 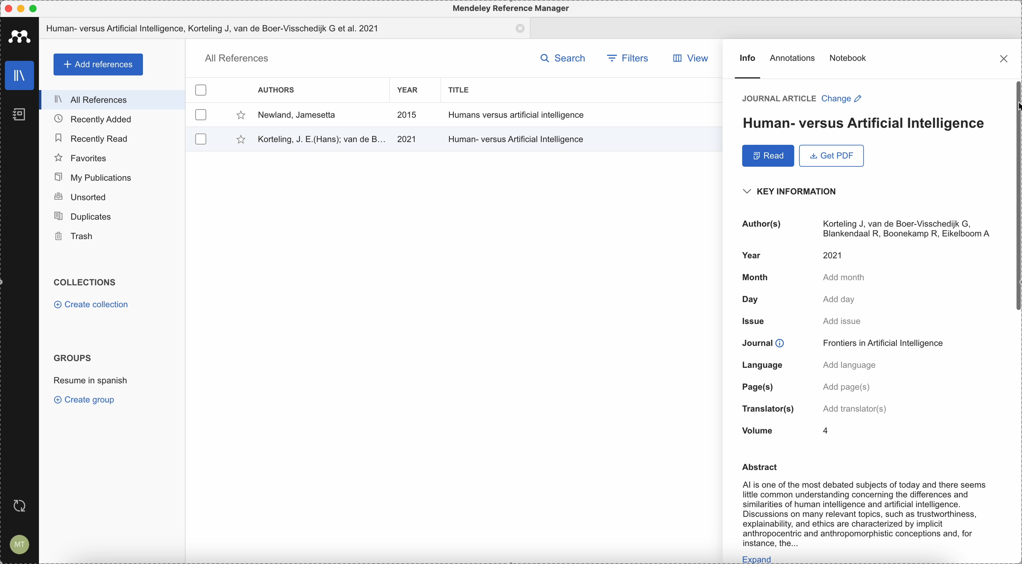 What do you see at coordinates (114, 177) in the screenshot?
I see `my publications` at bounding box center [114, 177].